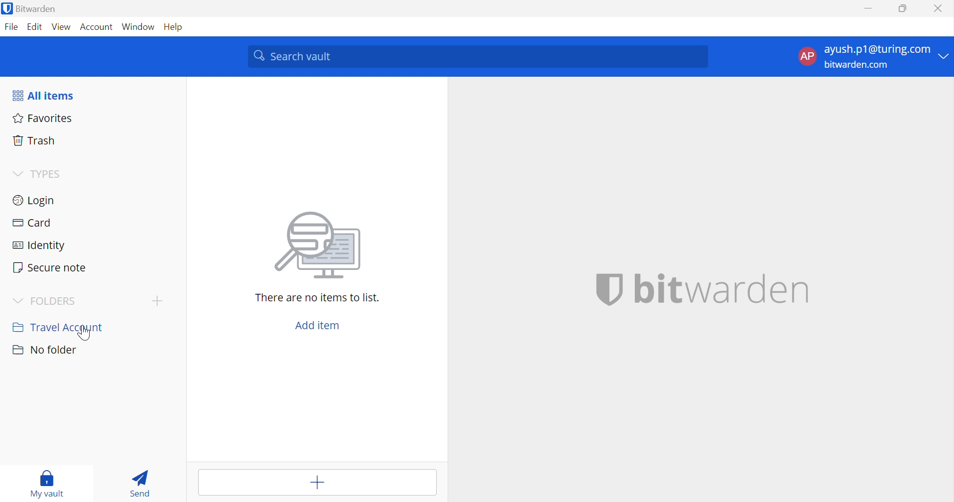 This screenshot has height=502, width=954. What do you see at coordinates (316, 482) in the screenshot?
I see `Add item` at bounding box center [316, 482].